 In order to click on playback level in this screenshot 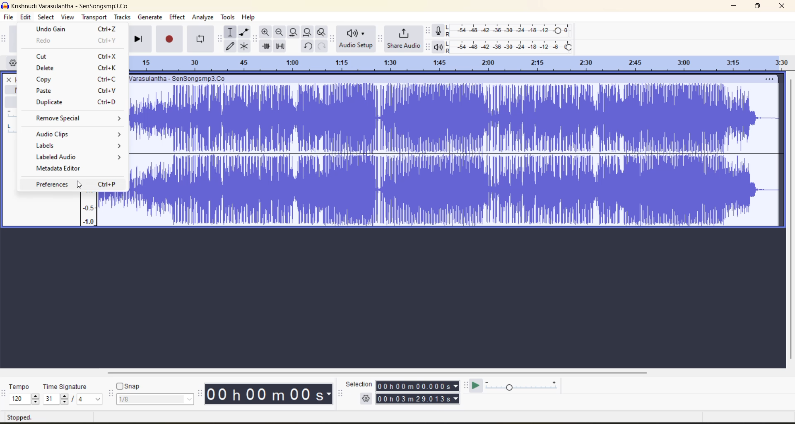, I will do `click(511, 46)`.